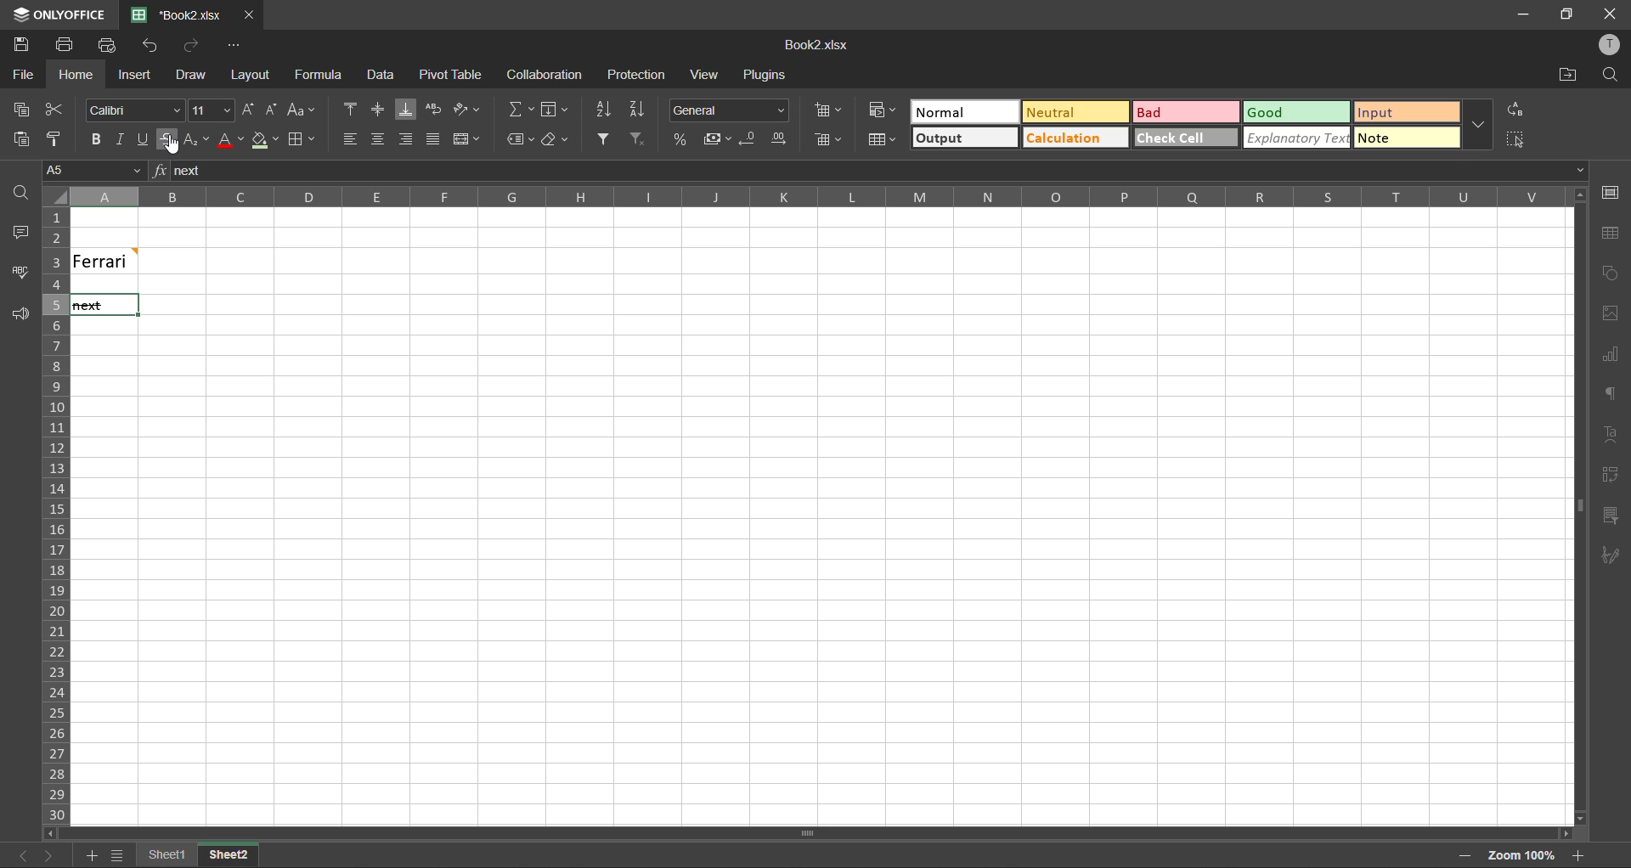 Image resolution: width=1631 pixels, height=868 pixels. Describe the element at coordinates (433, 139) in the screenshot. I see `justified` at that location.